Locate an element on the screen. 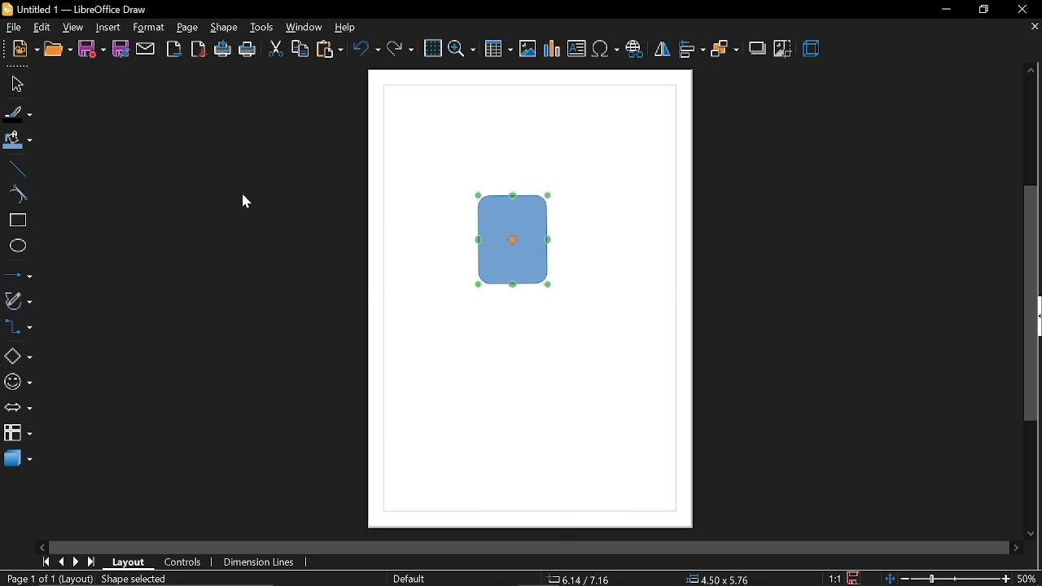  insert chart is located at coordinates (550, 49).